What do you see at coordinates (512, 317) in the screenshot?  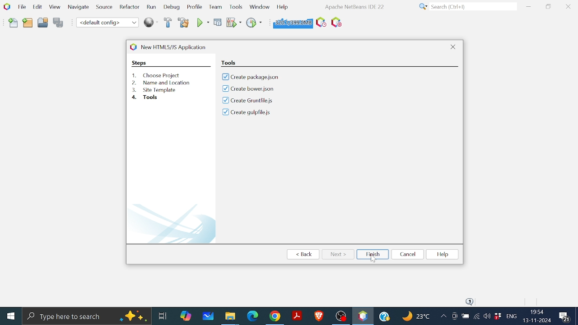 I see `languge` at bounding box center [512, 317].